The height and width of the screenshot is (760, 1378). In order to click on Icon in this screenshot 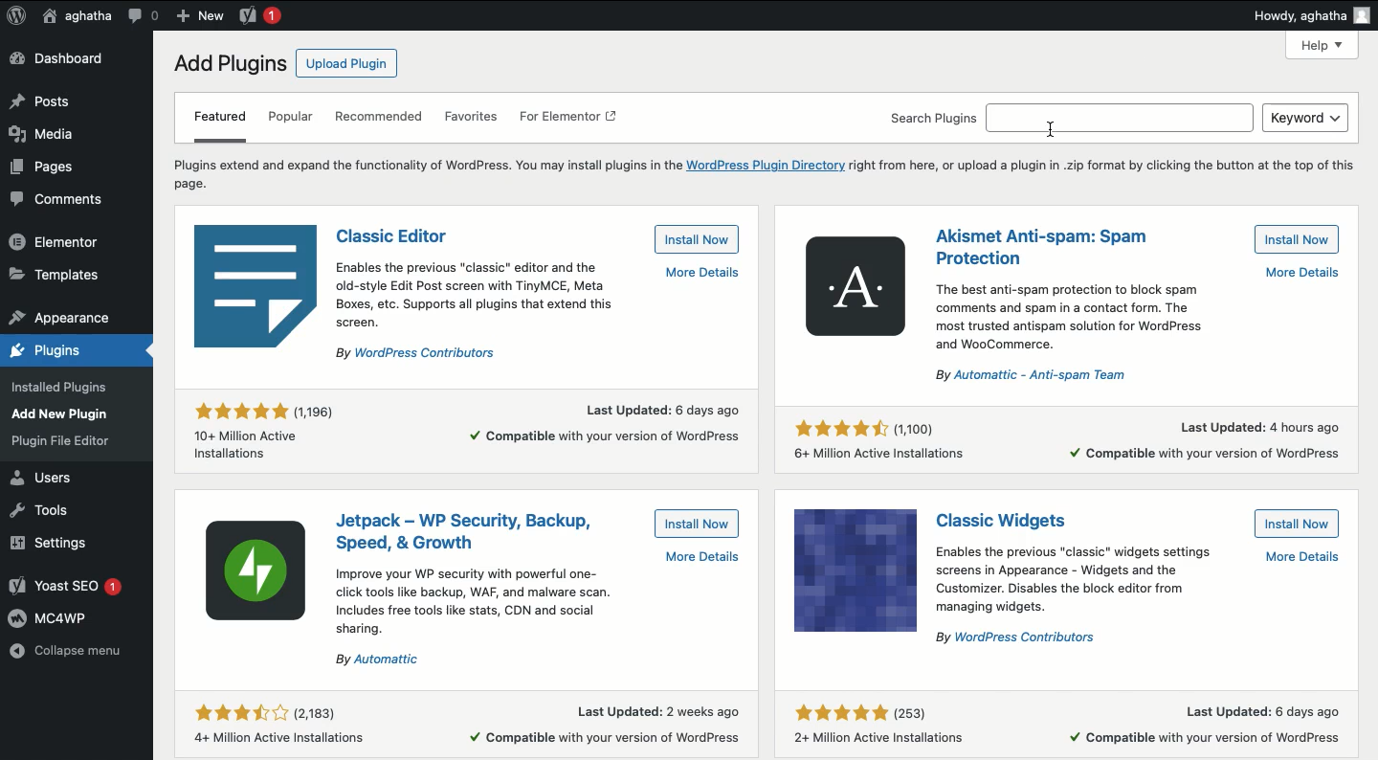, I will do `click(855, 286)`.